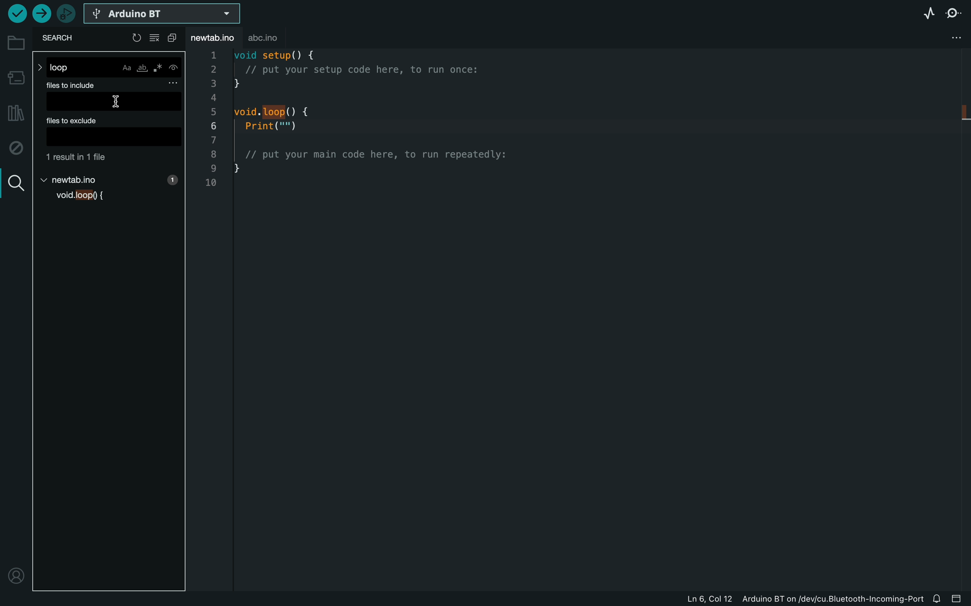 Image resolution: width=971 pixels, height=606 pixels. I want to click on debugger, so click(67, 15).